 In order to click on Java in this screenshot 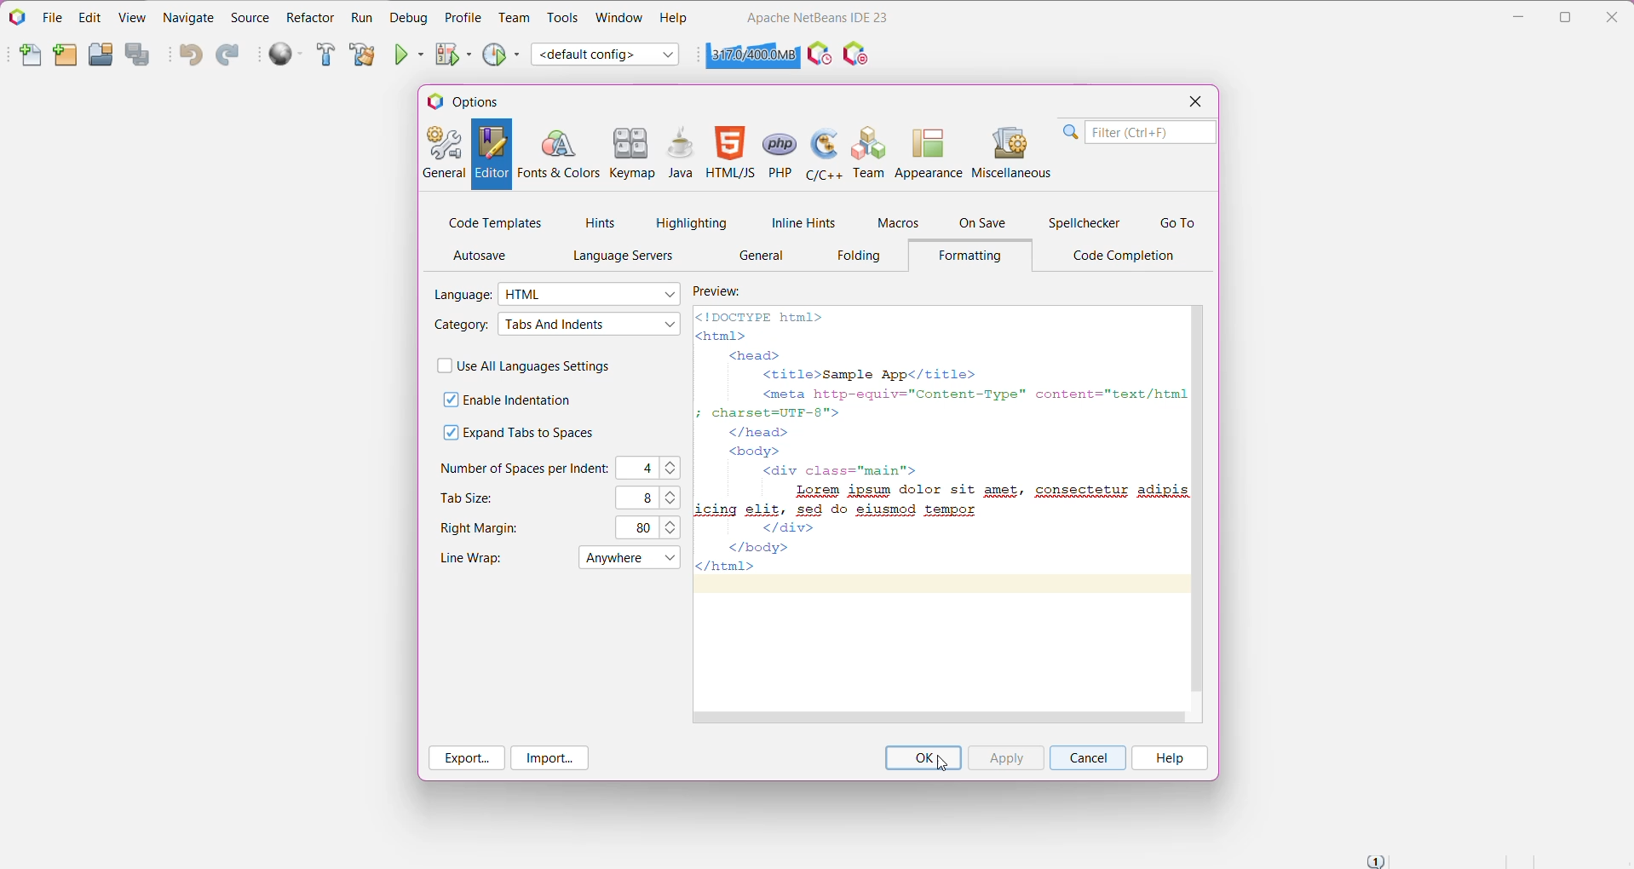, I will do `click(681, 154)`.